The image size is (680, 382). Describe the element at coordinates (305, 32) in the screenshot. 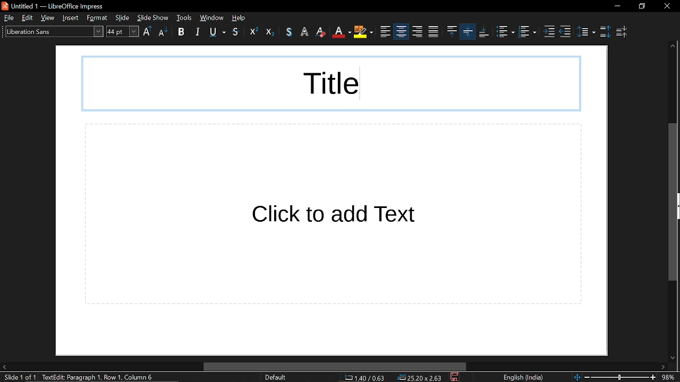

I see `erase` at that location.